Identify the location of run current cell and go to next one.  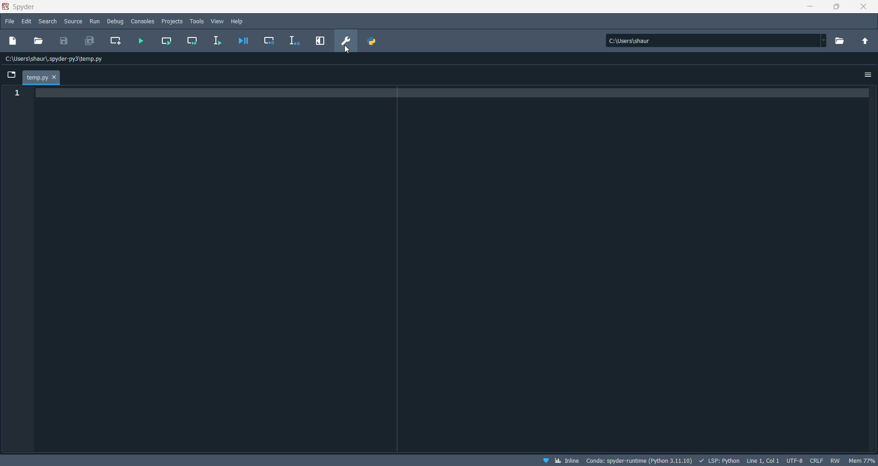
(193, 41).